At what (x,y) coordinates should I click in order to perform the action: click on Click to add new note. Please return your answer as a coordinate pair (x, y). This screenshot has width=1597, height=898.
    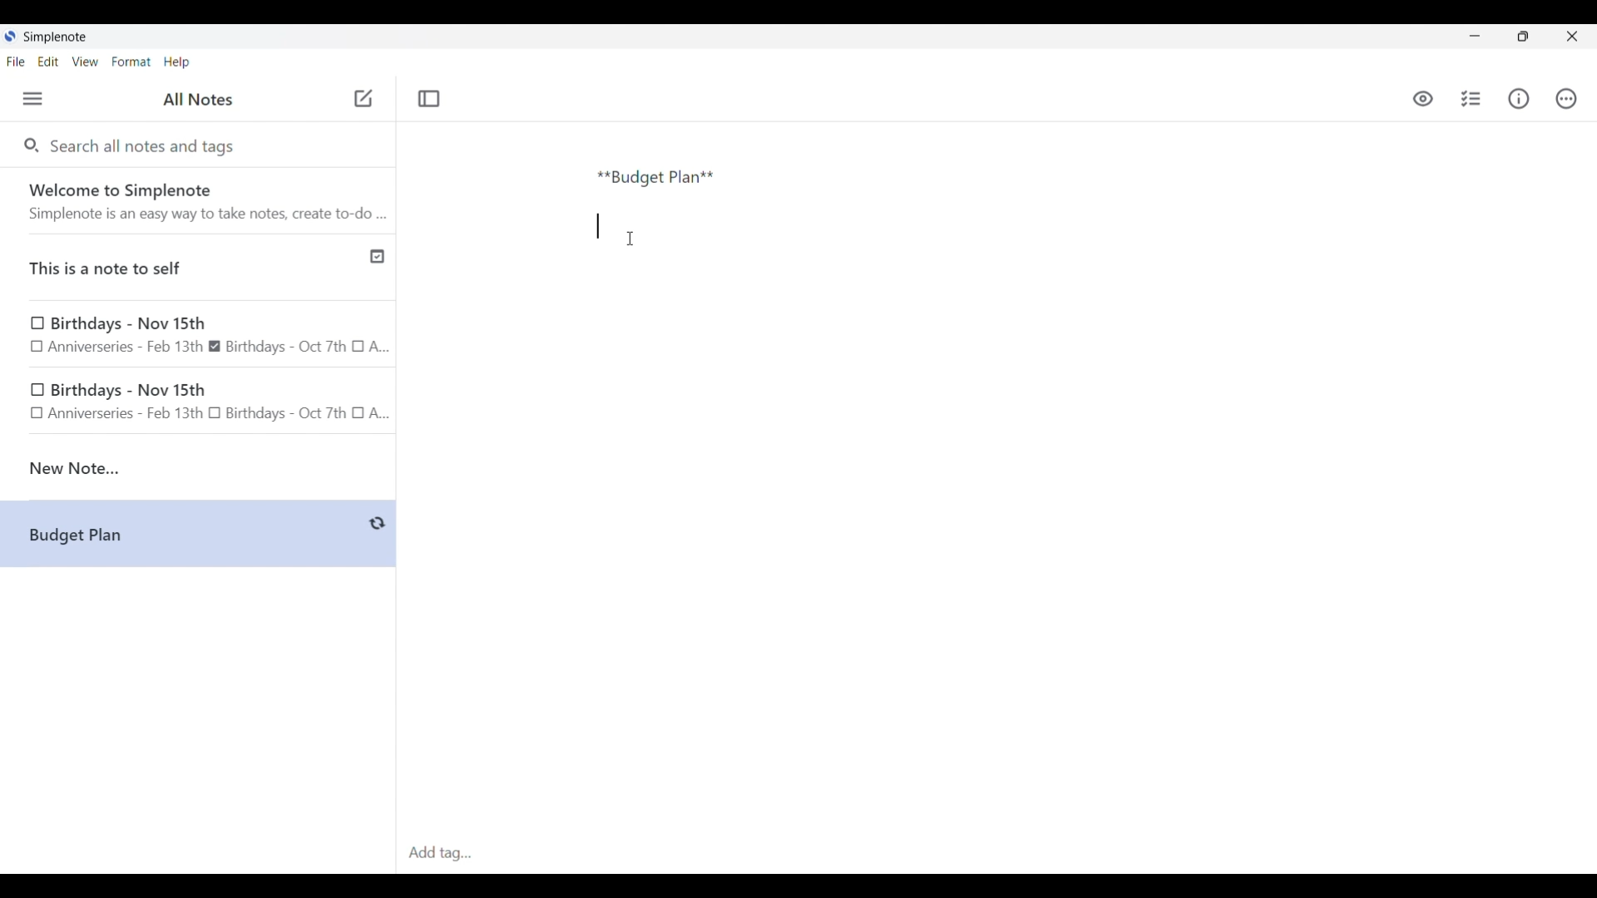
    Looking at the image, I should click on (363, 98).